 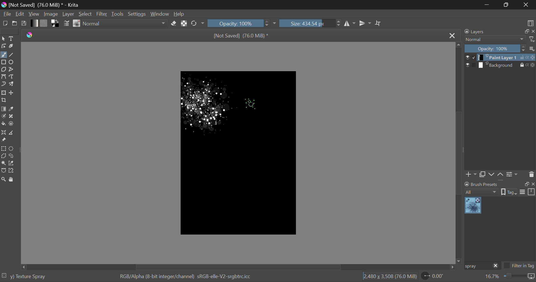 What do you see at coordinates (11, 83) in the screenshot?
I see `Multibrush` at bounding box center [11, 83].